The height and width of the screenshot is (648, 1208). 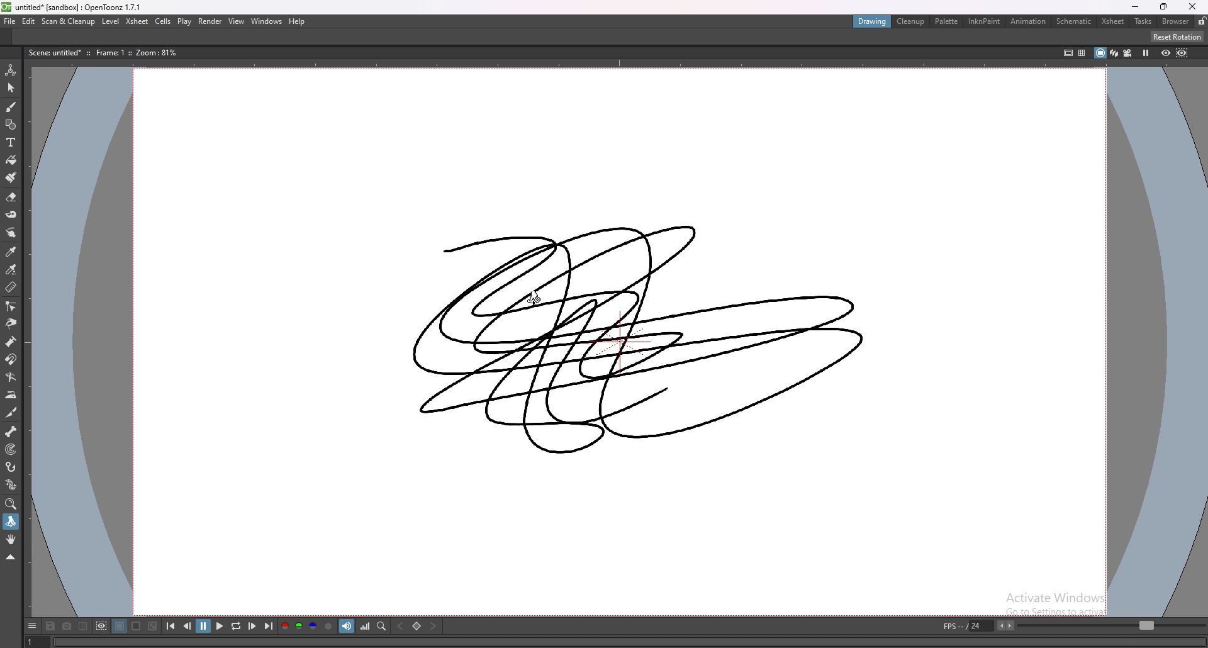 I want to click on xsheet, so click(x=1114, y=21).